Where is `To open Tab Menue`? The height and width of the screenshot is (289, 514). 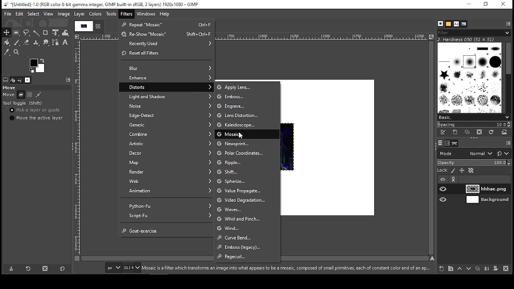 To open Tab Menue is located at coordinates (508, 24).